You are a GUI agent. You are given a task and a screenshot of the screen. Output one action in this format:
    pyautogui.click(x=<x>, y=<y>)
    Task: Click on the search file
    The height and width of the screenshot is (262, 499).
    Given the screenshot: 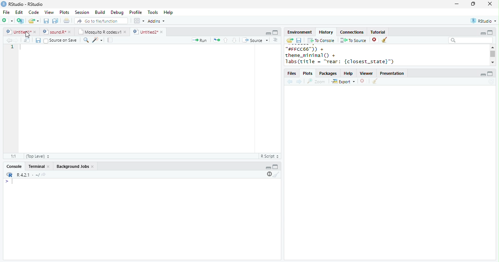 What is the action you would take?
    pyautogui.click(x=102, y=21)
    